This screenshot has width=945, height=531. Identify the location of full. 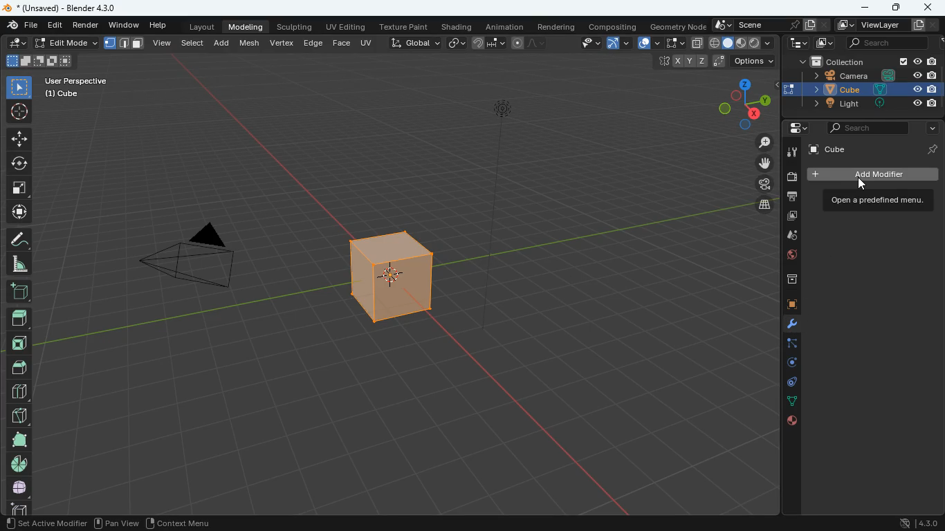
(21, 486).